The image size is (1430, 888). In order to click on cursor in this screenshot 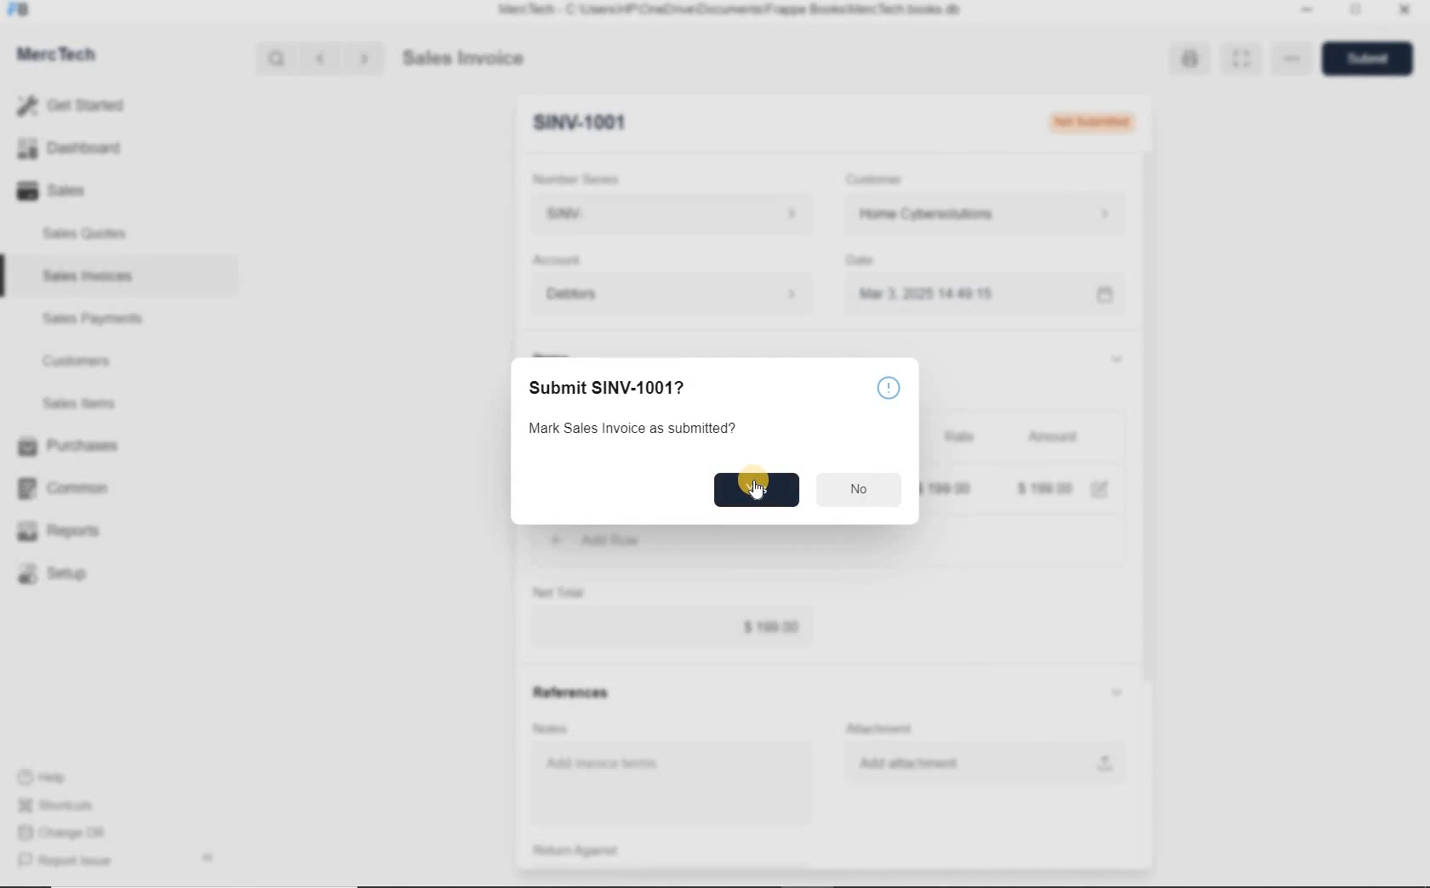, I will do `click(761, 492)`.